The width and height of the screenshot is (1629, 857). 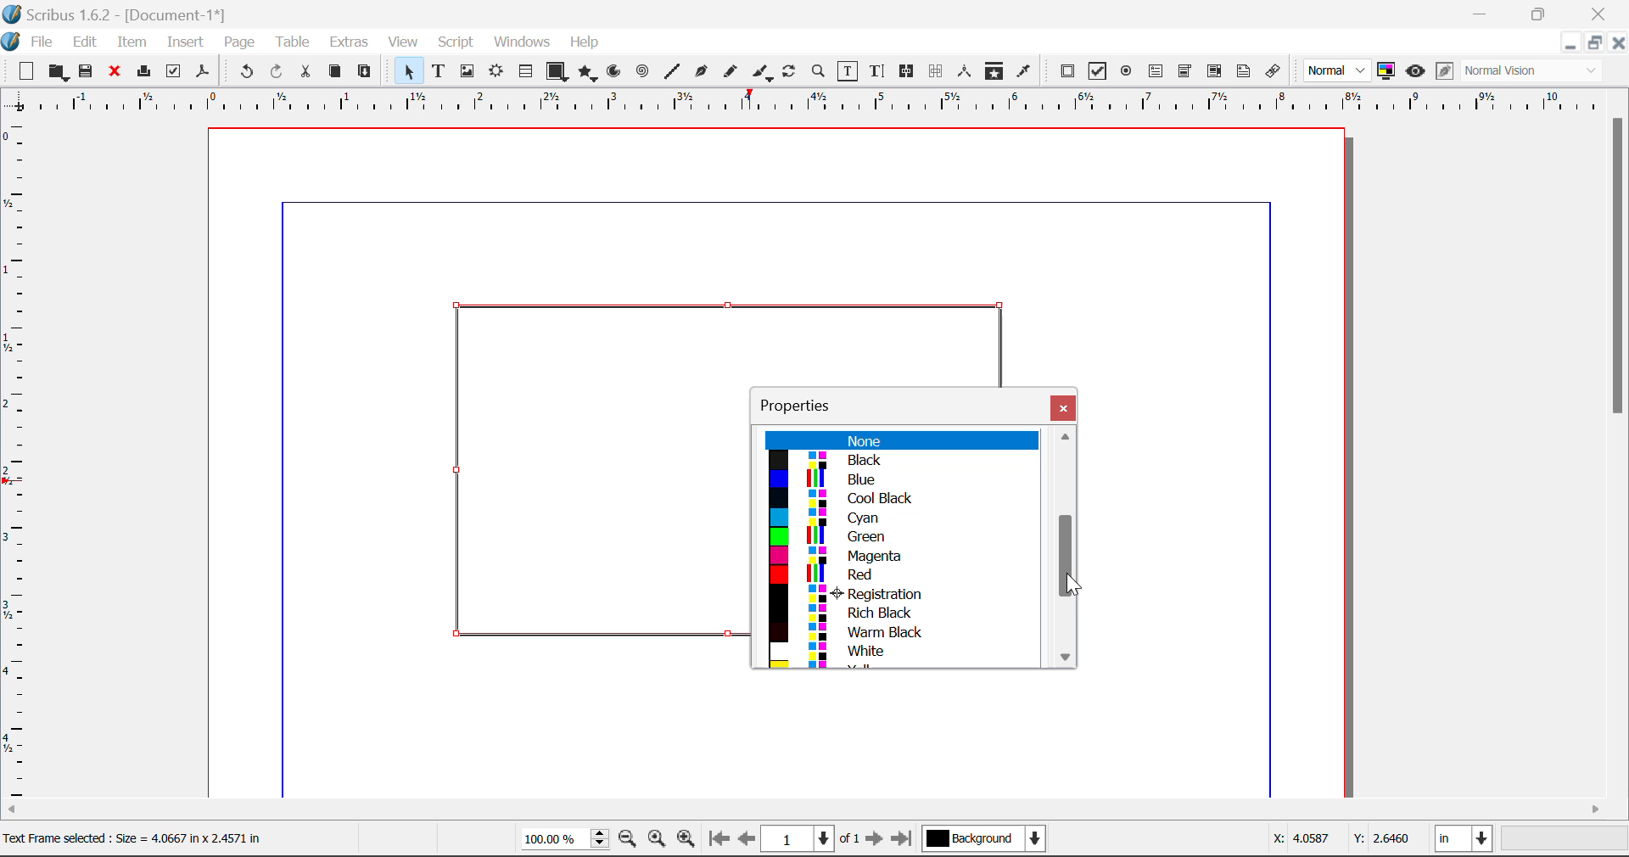 What do you see at coordinates (350, 42) in the screenshot?
I see `Extras` at bounding box center [350, 42].